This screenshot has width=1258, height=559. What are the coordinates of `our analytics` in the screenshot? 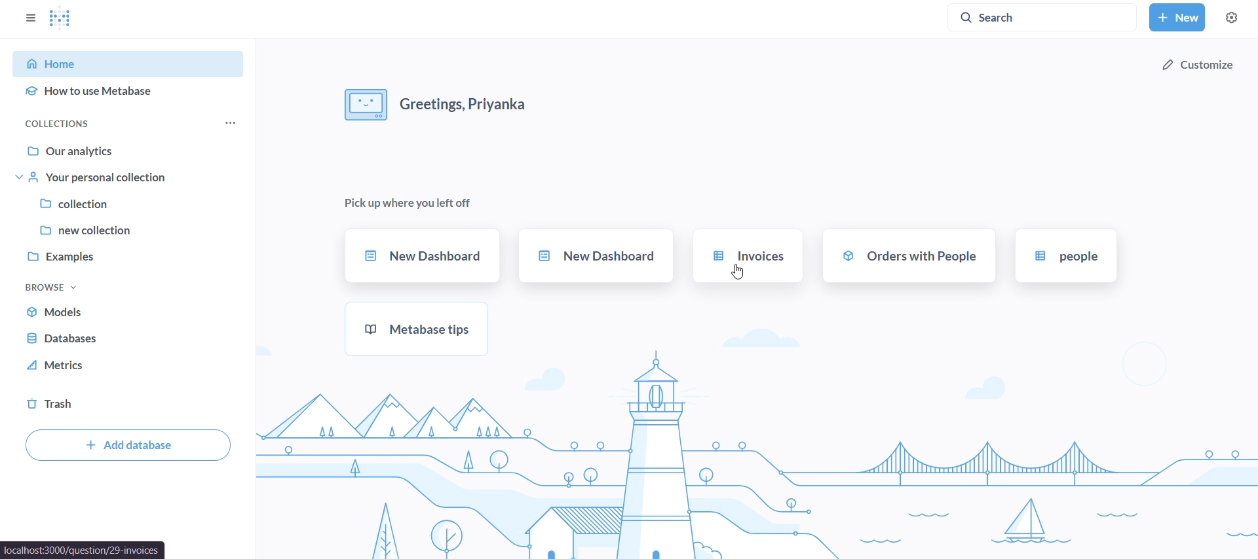 It's located at (134, 154).